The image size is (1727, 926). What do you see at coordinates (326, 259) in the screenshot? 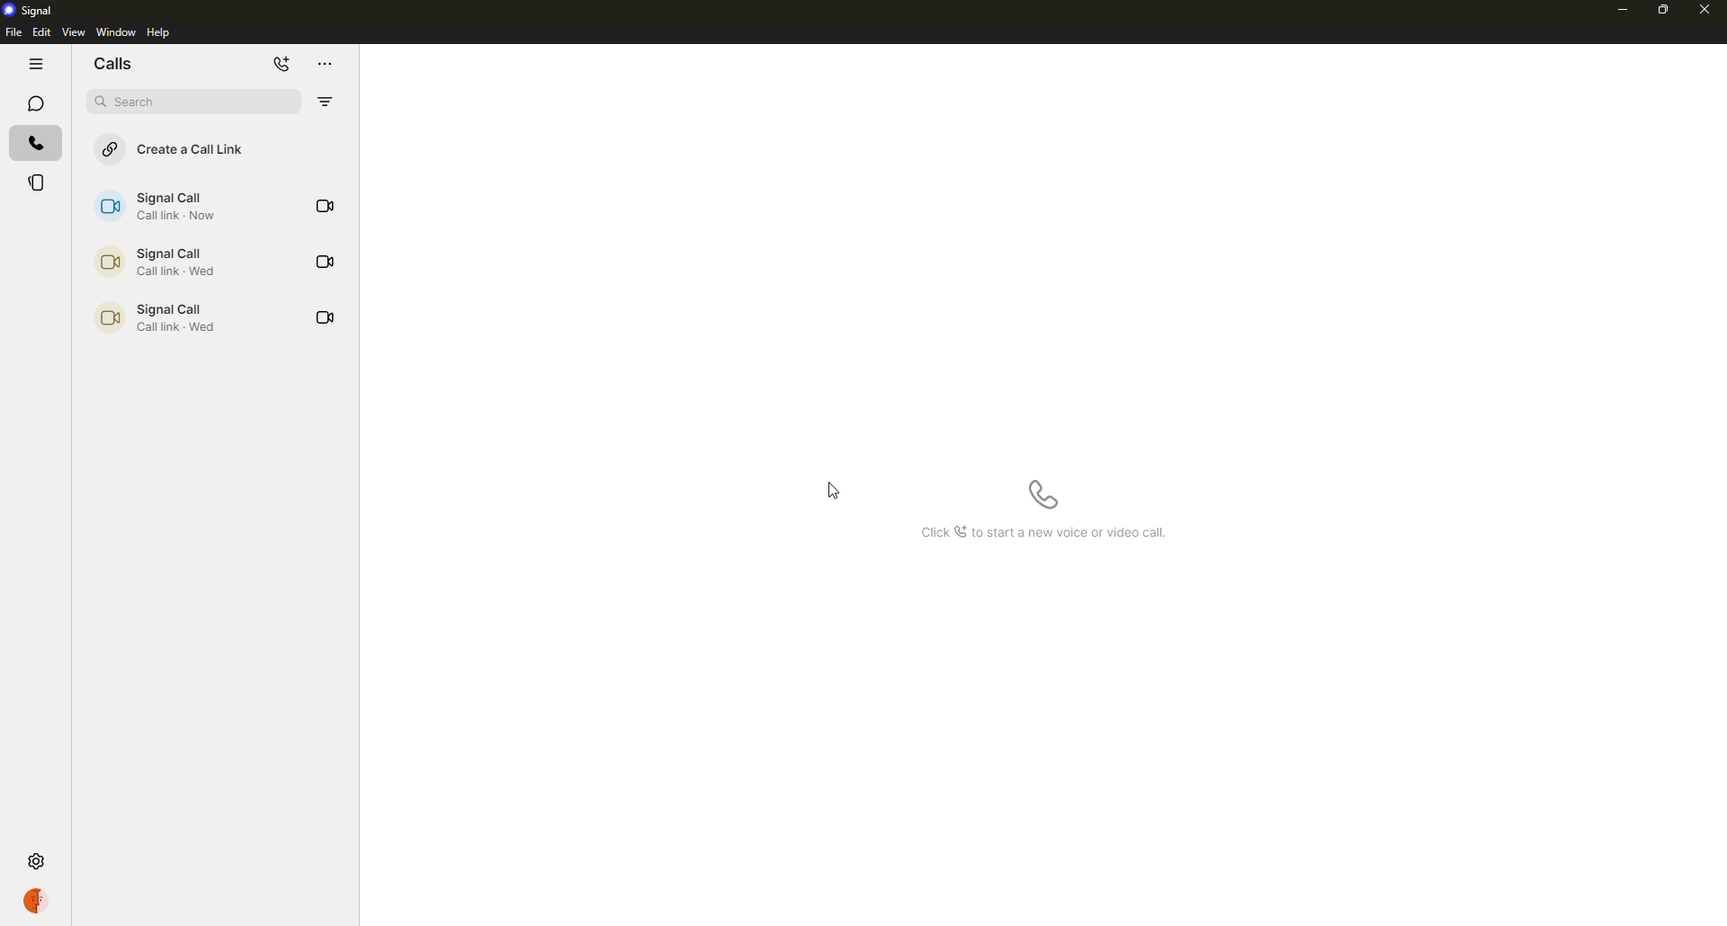
I see `video` at bounding box center [326, 259].